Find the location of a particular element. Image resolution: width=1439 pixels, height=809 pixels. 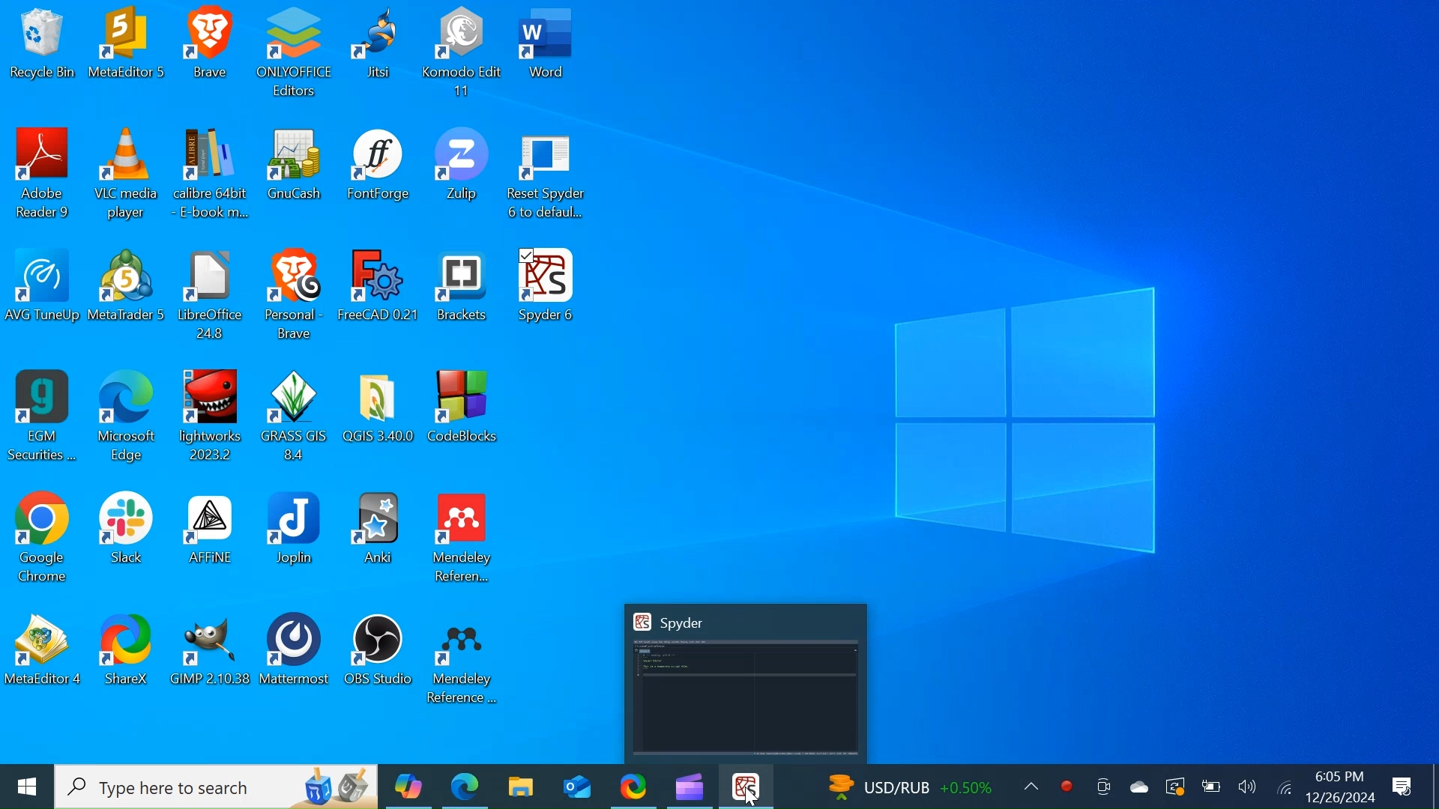

Meta Desktop Icon is located at coordinates (131, 52).